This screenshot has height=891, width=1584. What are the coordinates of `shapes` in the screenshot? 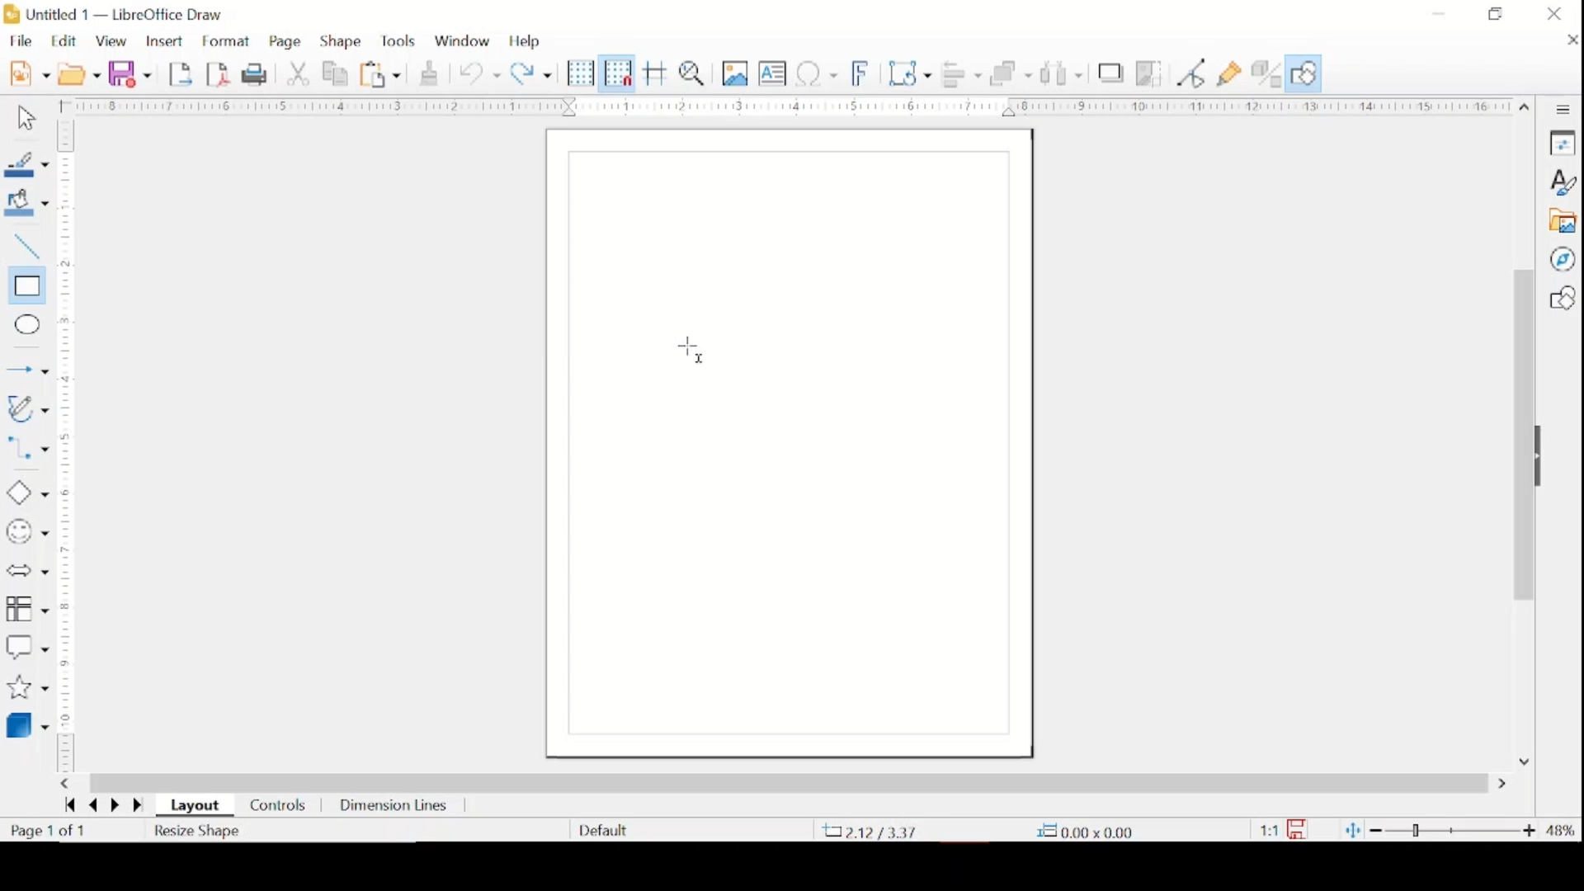 It's located at (1562, 298).